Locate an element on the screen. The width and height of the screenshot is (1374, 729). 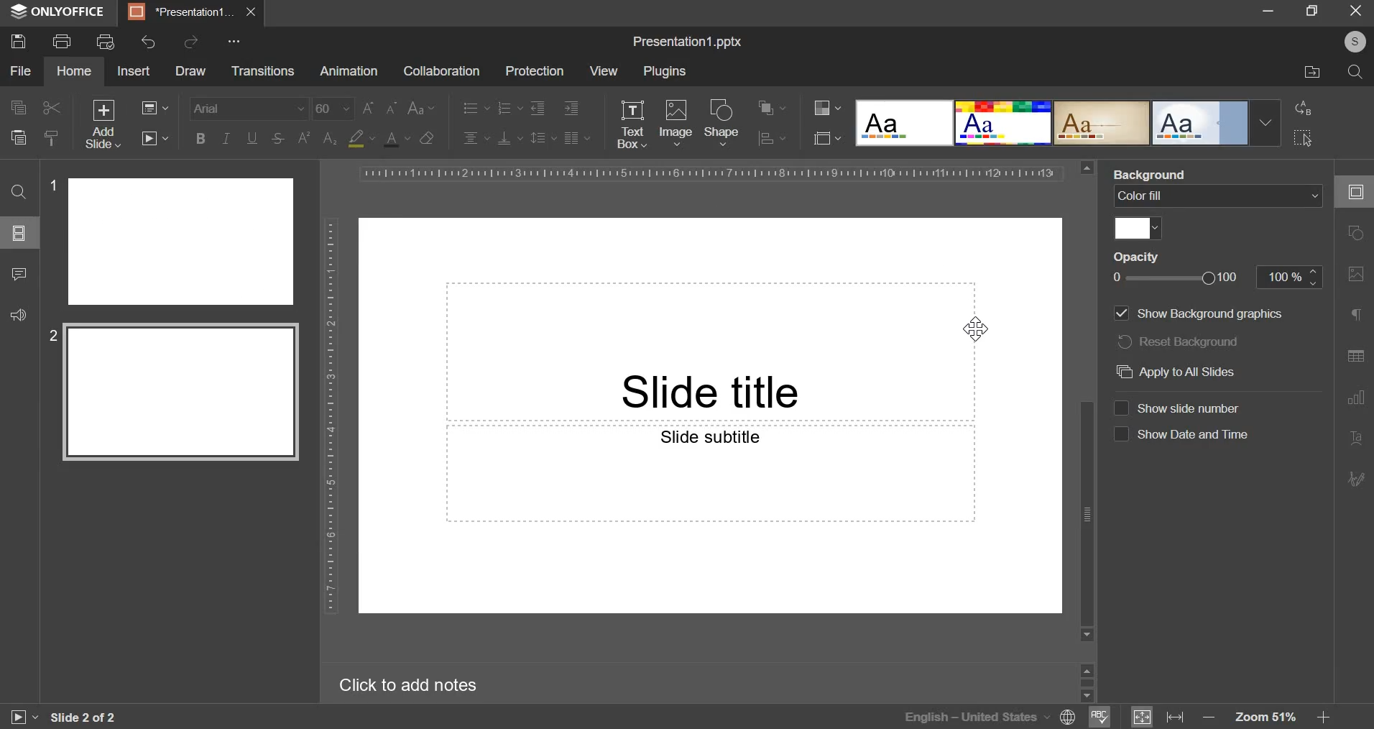
close is located at coordinates (251, 12).